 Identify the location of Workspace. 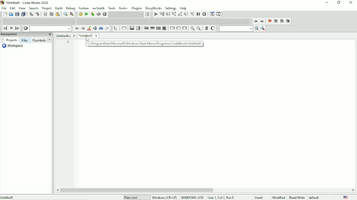
(15, 46).